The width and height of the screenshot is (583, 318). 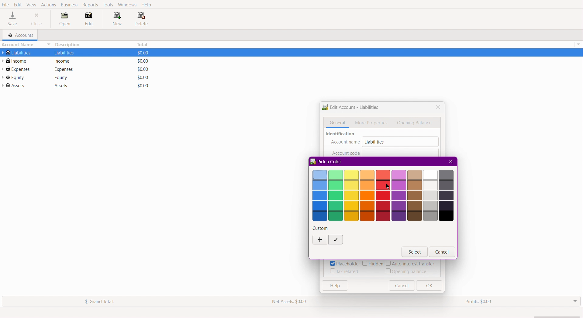 I want to click on $0.00, so click(x=140, y=85).